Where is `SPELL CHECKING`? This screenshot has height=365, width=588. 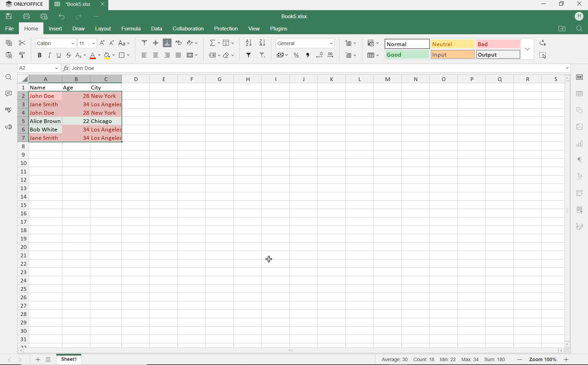 SPELL CHECKING is located at coordinates (8, 110).